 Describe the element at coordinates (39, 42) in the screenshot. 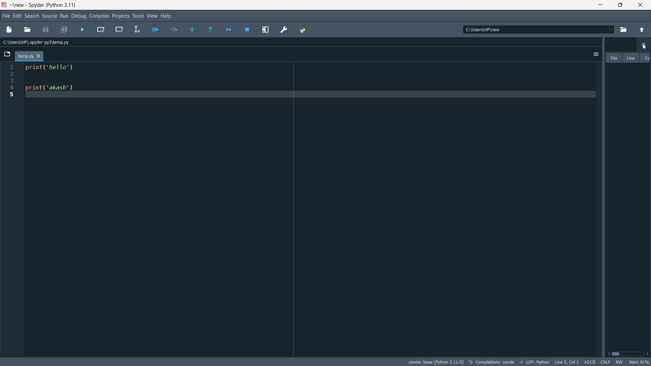

I see `file directory` at that location.